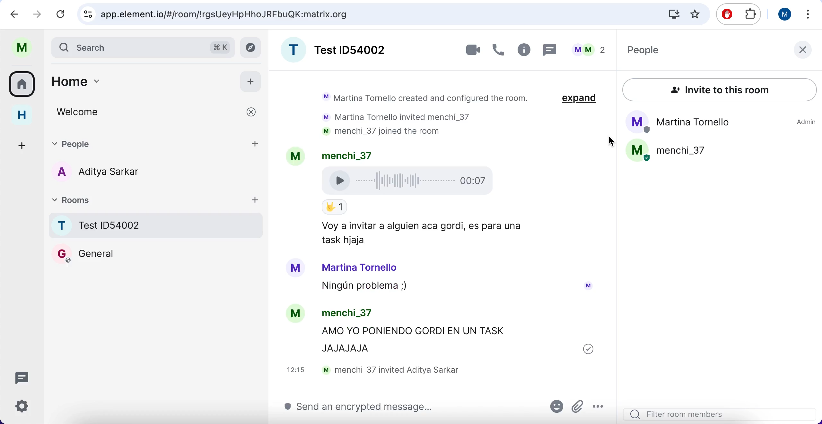 The image size is (822, 424). I want to click on people, so click(700, 53).